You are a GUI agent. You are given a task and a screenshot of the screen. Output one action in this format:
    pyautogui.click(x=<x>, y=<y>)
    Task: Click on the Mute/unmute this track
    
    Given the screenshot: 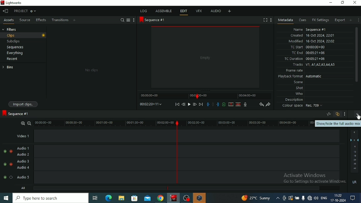 What is the action you would take?
    pyautogui.click(x=4, y=177)
    